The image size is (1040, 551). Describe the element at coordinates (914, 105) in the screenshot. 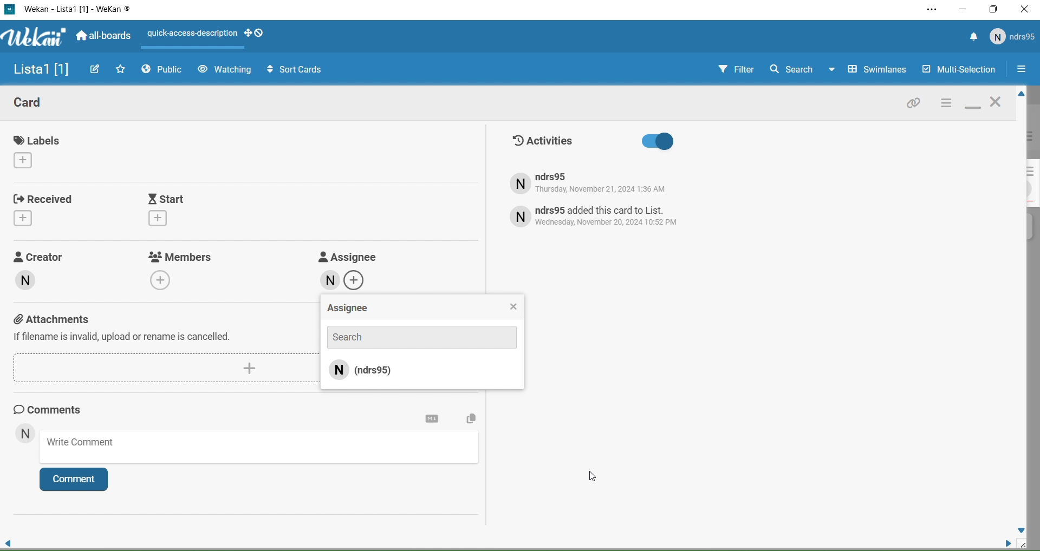

I see `attached` at that location.